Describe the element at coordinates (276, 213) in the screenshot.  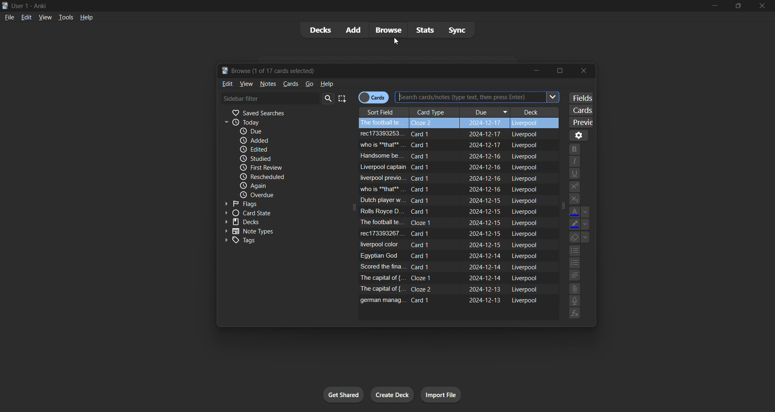
I see `card state filter` at that location.